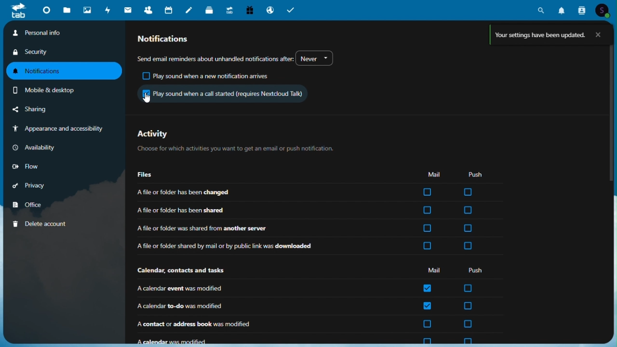 The width and height of the screenshot is (617, 347). What do you see at coordinates (428, 228) in the screenshot?
I see `check box` at bounding box center [428, 228].